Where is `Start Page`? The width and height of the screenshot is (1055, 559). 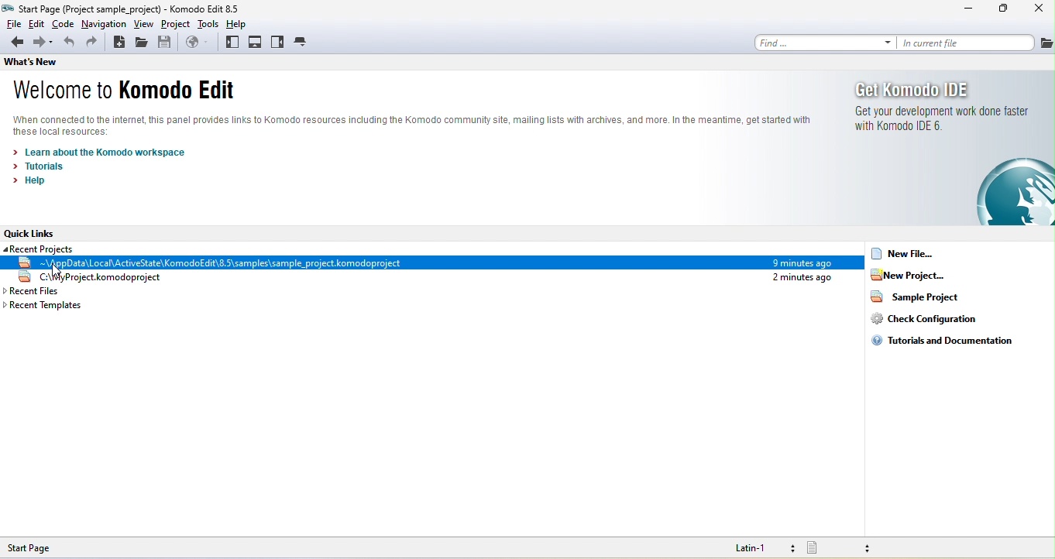
Start Page is located at coordinates (43, 547).